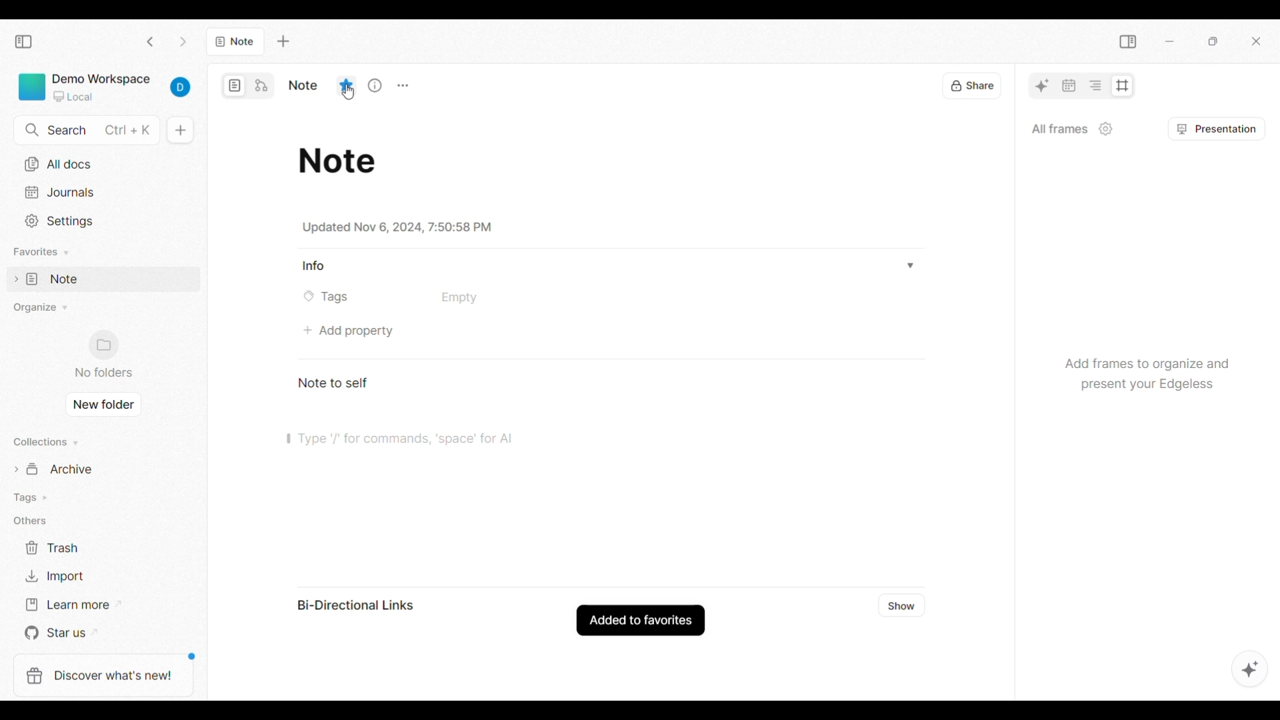 Image resolution: width=1280 pixels, height=720 pixels. I want to click on Expand archive folder, so click(88, 469).